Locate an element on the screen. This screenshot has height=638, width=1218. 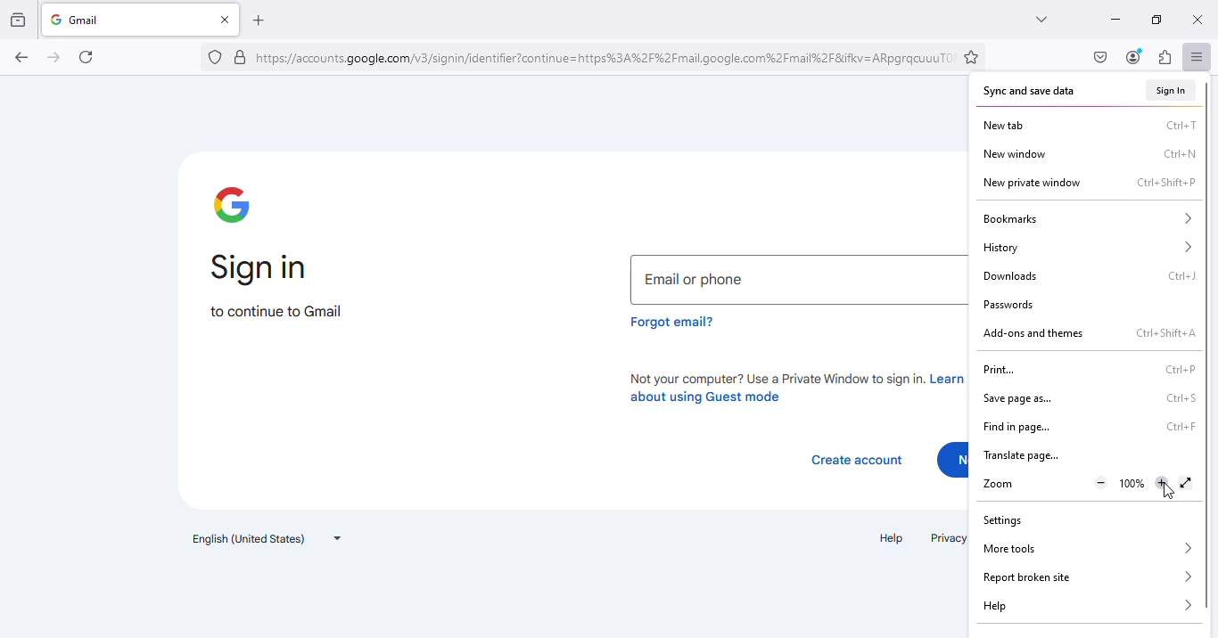
bookmark this page is located at coordinates (972, 58).